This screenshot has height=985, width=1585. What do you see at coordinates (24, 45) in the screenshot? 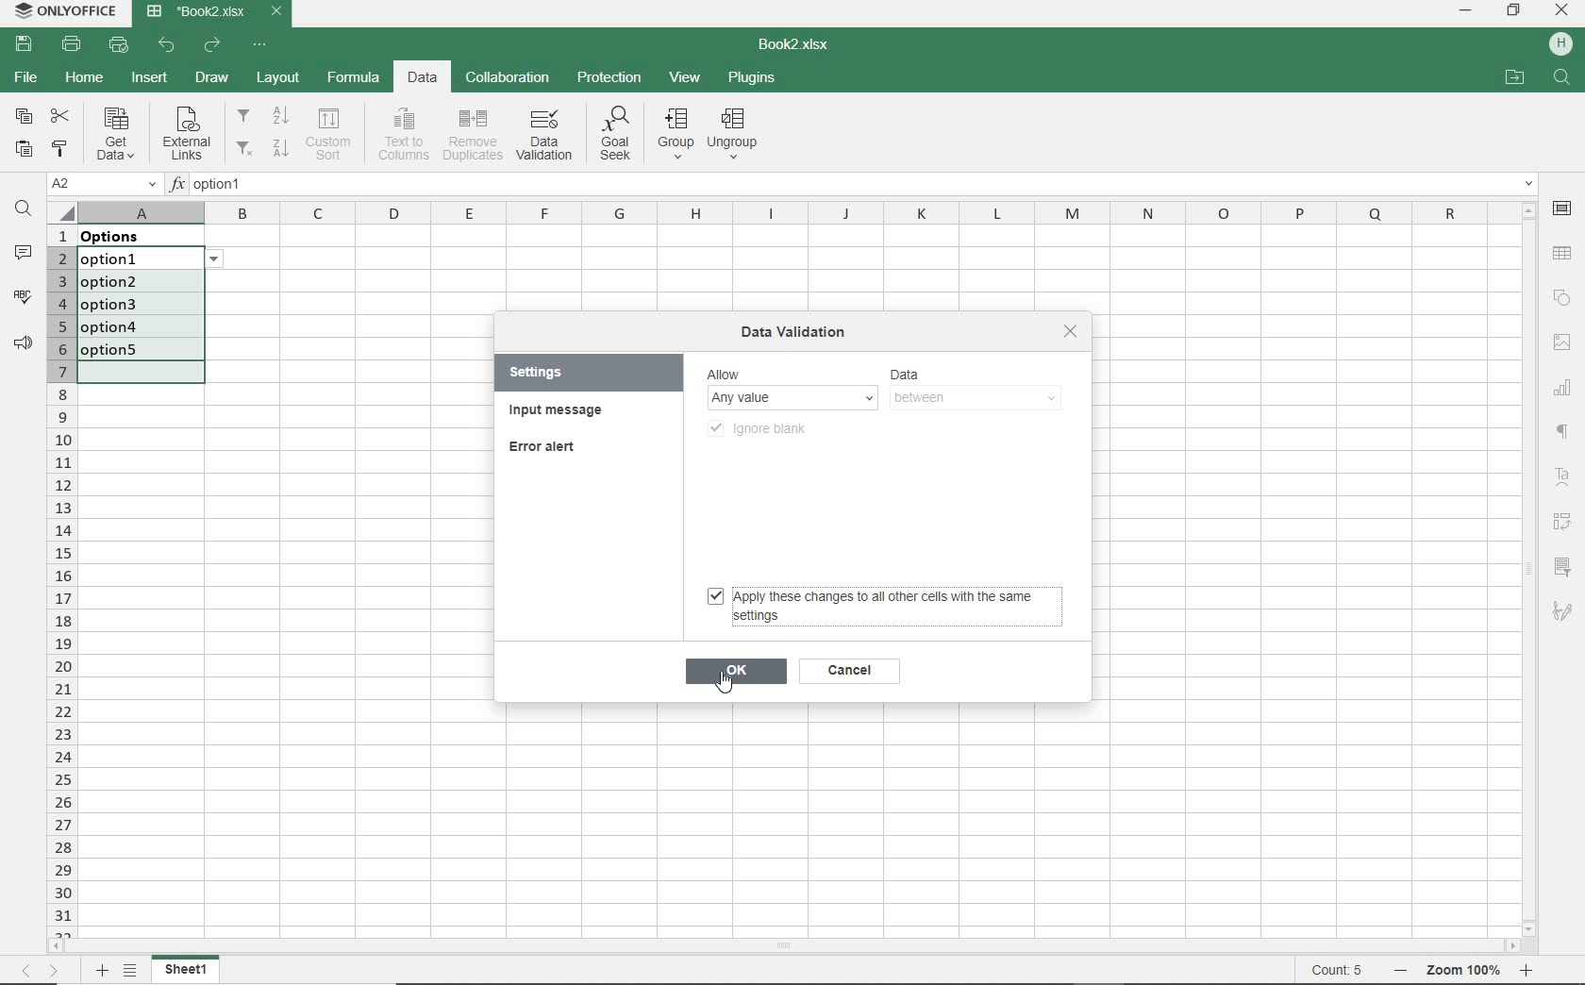
I see `SAVE` at bounding box center [24, 45].